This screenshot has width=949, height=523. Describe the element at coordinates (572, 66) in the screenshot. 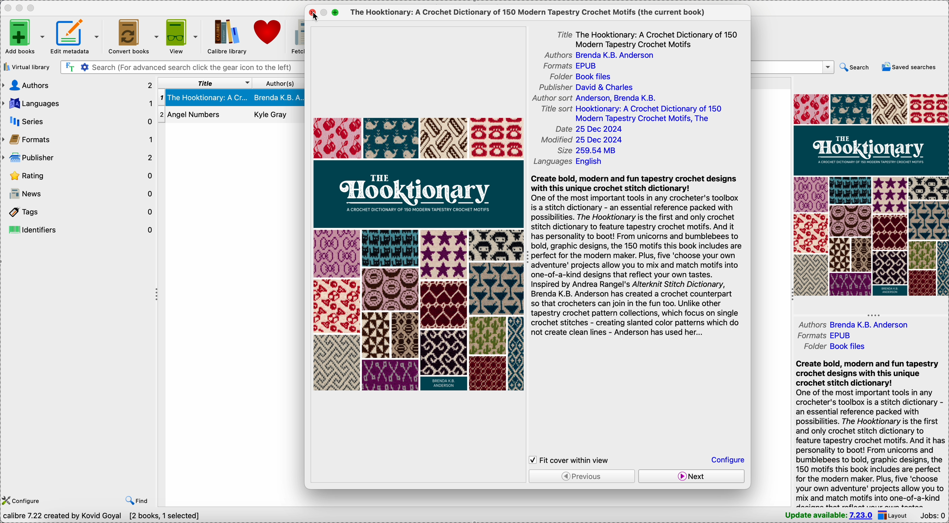

I see `formats` at that location.